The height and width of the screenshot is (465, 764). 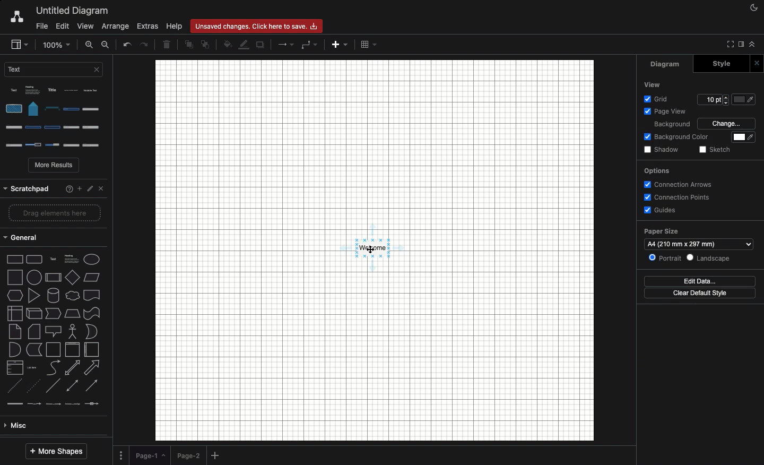 I want to click on shape, so click(x=54, y=239).